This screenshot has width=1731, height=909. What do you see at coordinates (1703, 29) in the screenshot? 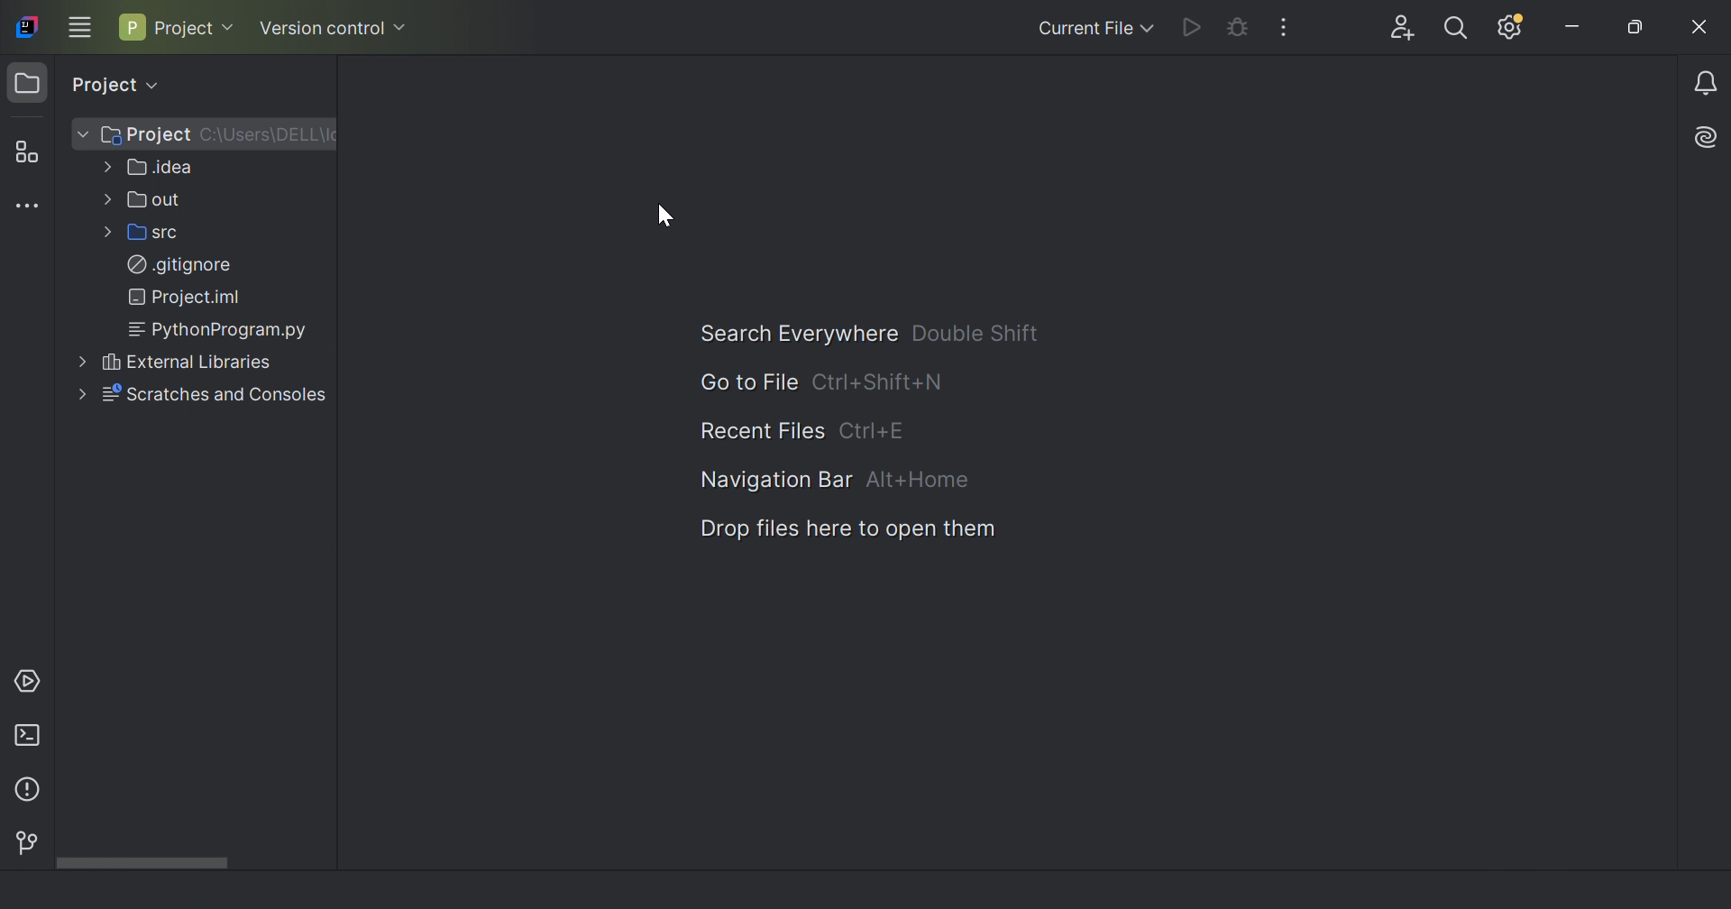
I see `Close` at bounding box center [1703, 29].